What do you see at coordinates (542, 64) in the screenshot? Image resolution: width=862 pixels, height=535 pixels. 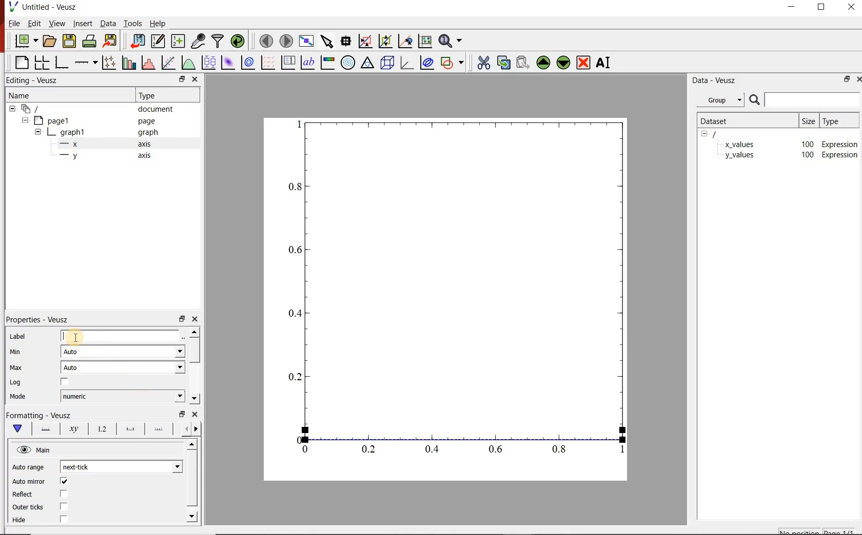 I see `move up the the selected widget` at bounding box center [542, 64].